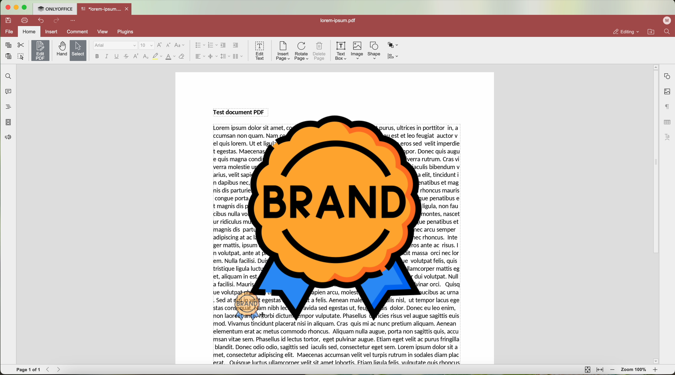 The image size is (675, 375). What do you see at coordinates (600, 370) in the screenshot?
I see `fit to width` at bounding box center [600, 370].